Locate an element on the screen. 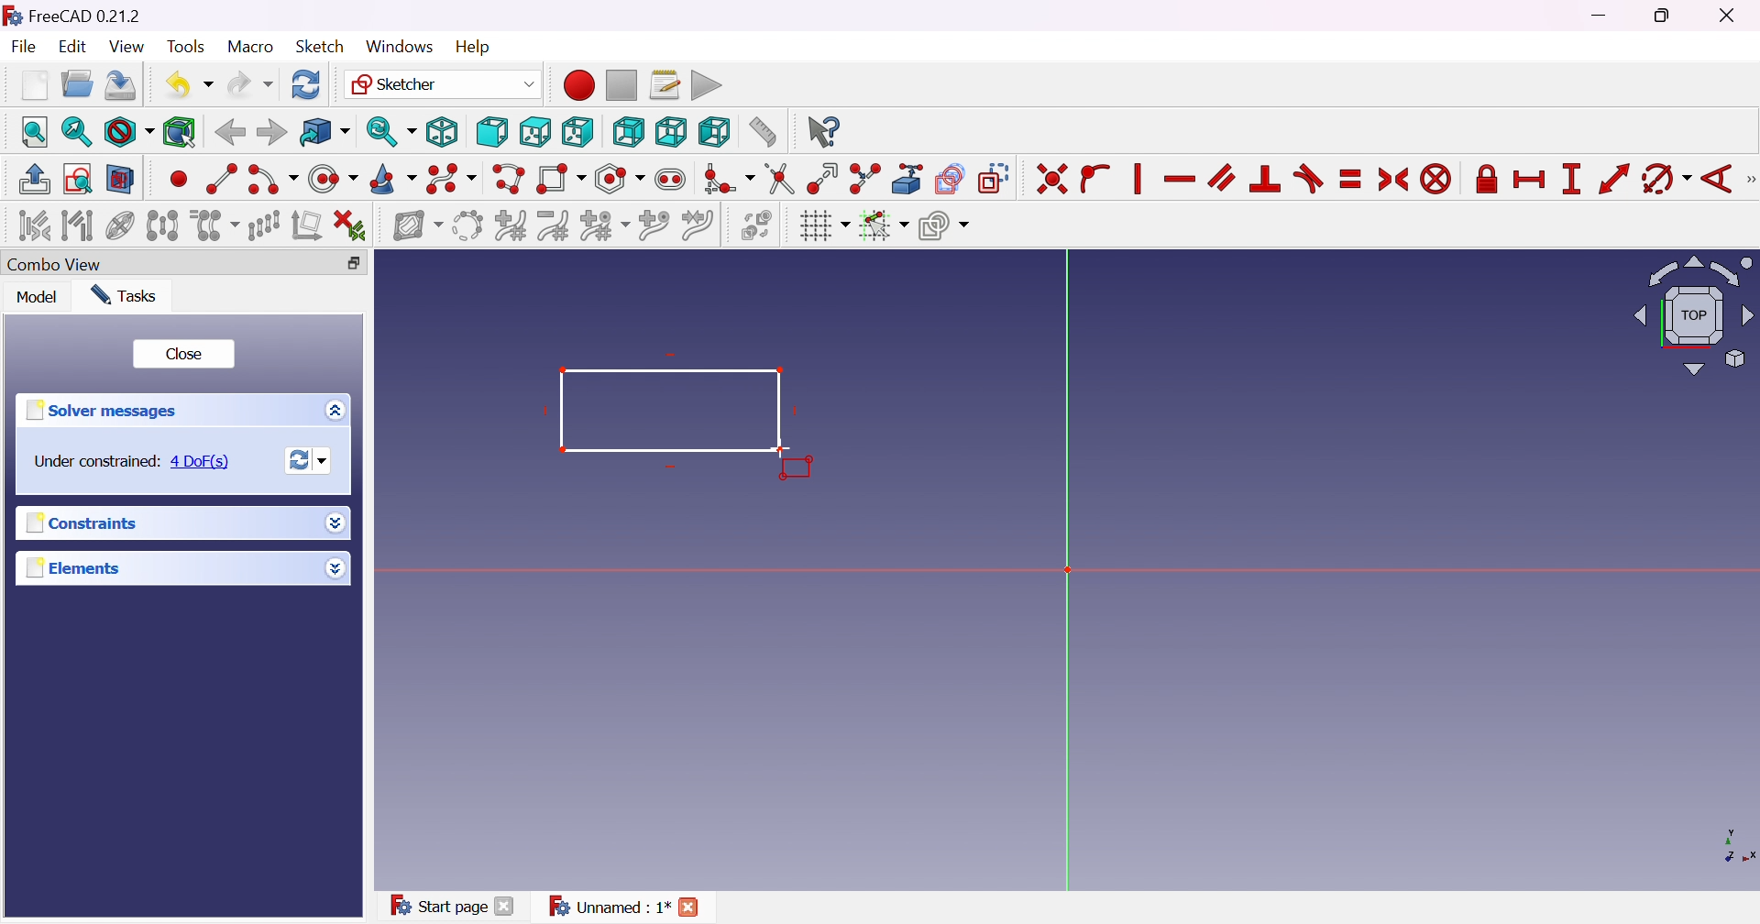  Symmetry is located at coordinates (162, 225).